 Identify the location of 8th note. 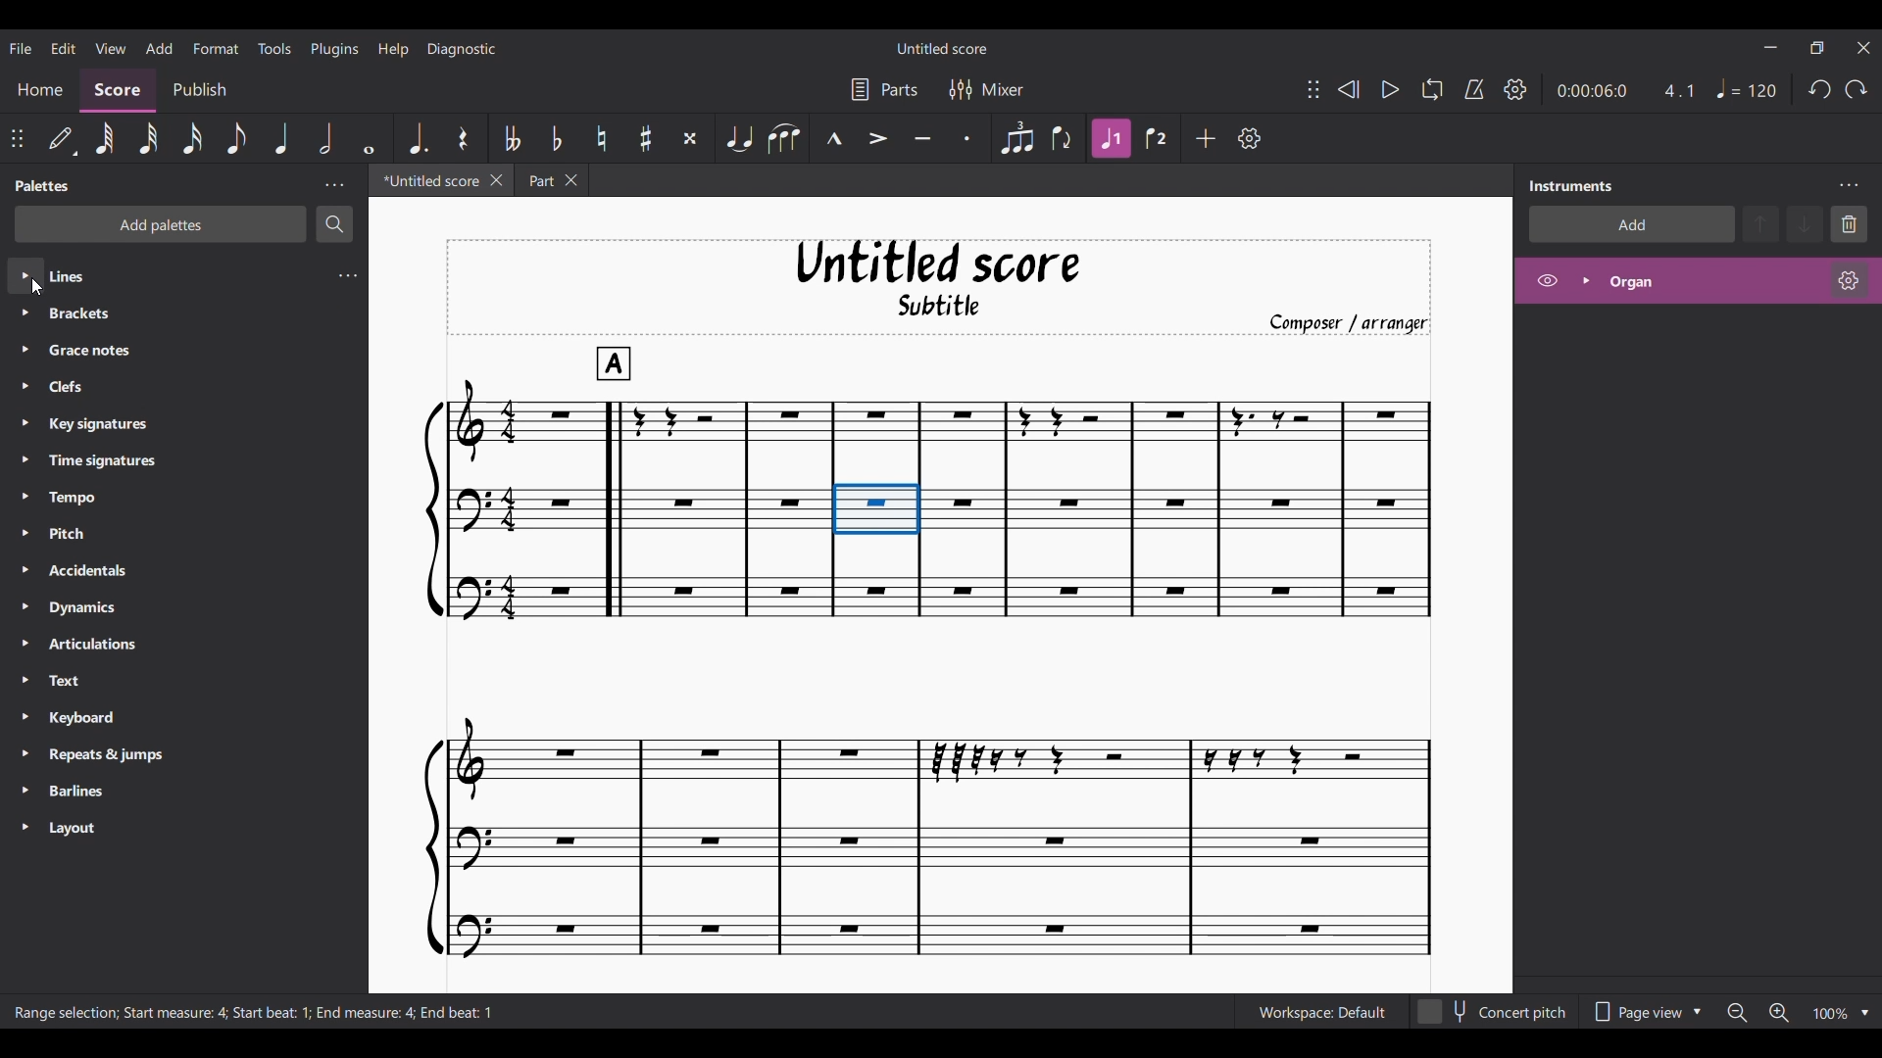
(235, 138).